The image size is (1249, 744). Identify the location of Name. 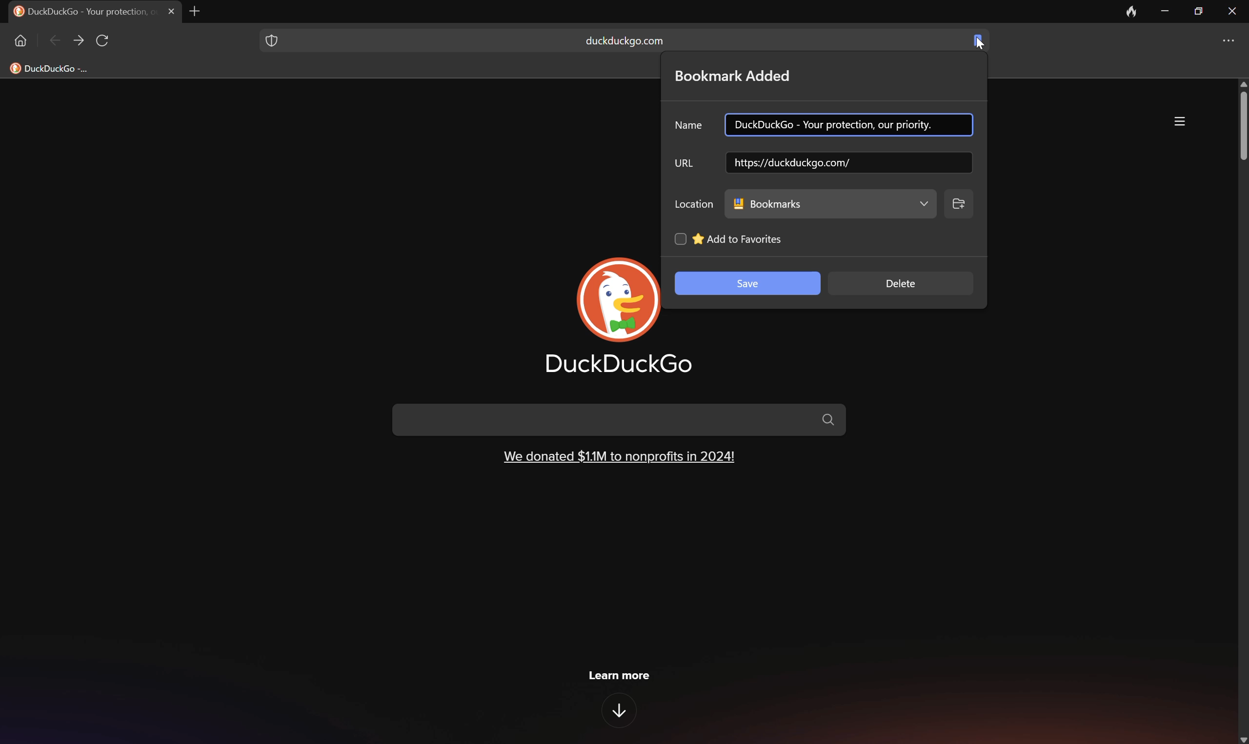
(690, 126).